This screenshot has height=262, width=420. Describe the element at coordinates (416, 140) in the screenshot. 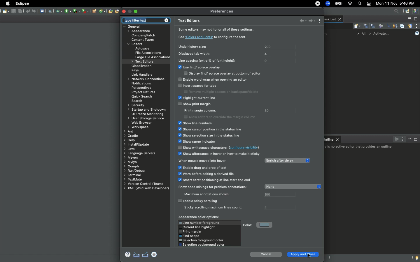

I see `Maximize` at that location.